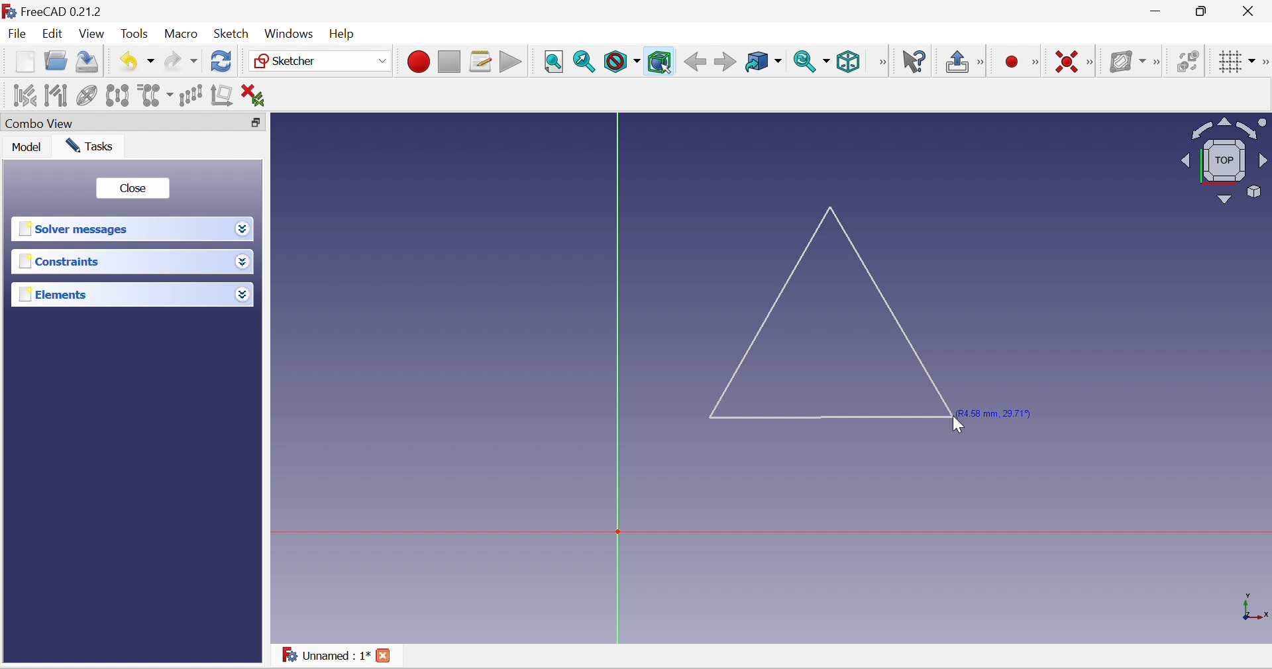 The width and height of the screenshot is (1272, 669). Describe the element at coordinates (958, 63) in the screenshot. I see `Leave sketch` at that location.